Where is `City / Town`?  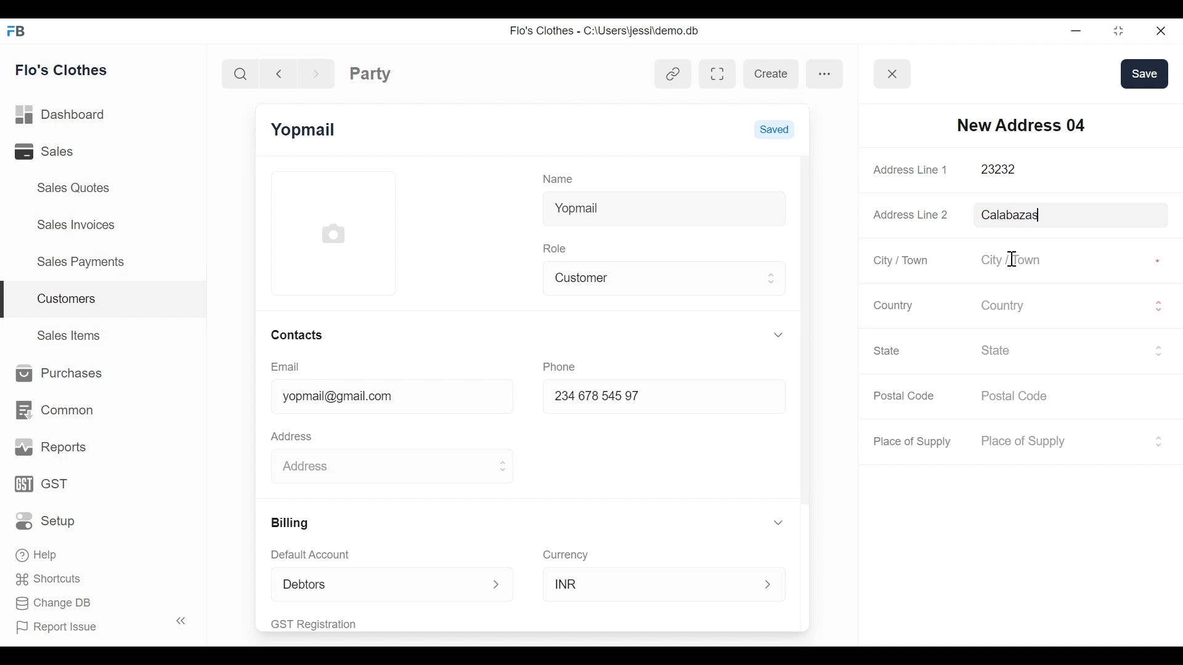
City / Town is located at coordinates (1028, 261).